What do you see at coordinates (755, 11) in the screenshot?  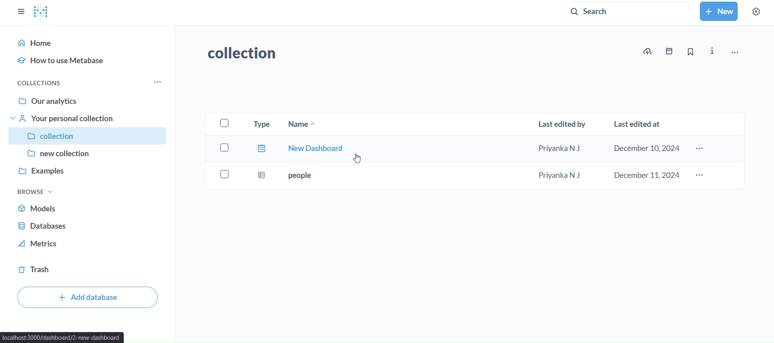 I see `settings` at bounding box center [755, 11].